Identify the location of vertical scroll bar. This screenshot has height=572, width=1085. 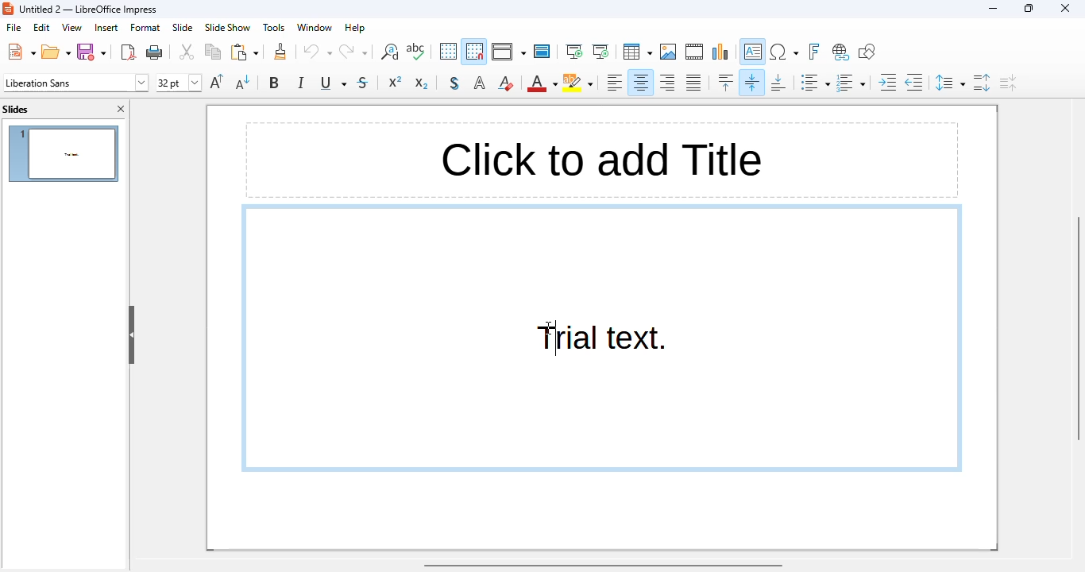
(1078, 328).